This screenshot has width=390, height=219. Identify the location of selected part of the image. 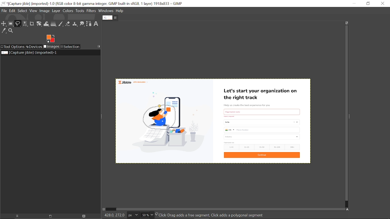
(161, 118).